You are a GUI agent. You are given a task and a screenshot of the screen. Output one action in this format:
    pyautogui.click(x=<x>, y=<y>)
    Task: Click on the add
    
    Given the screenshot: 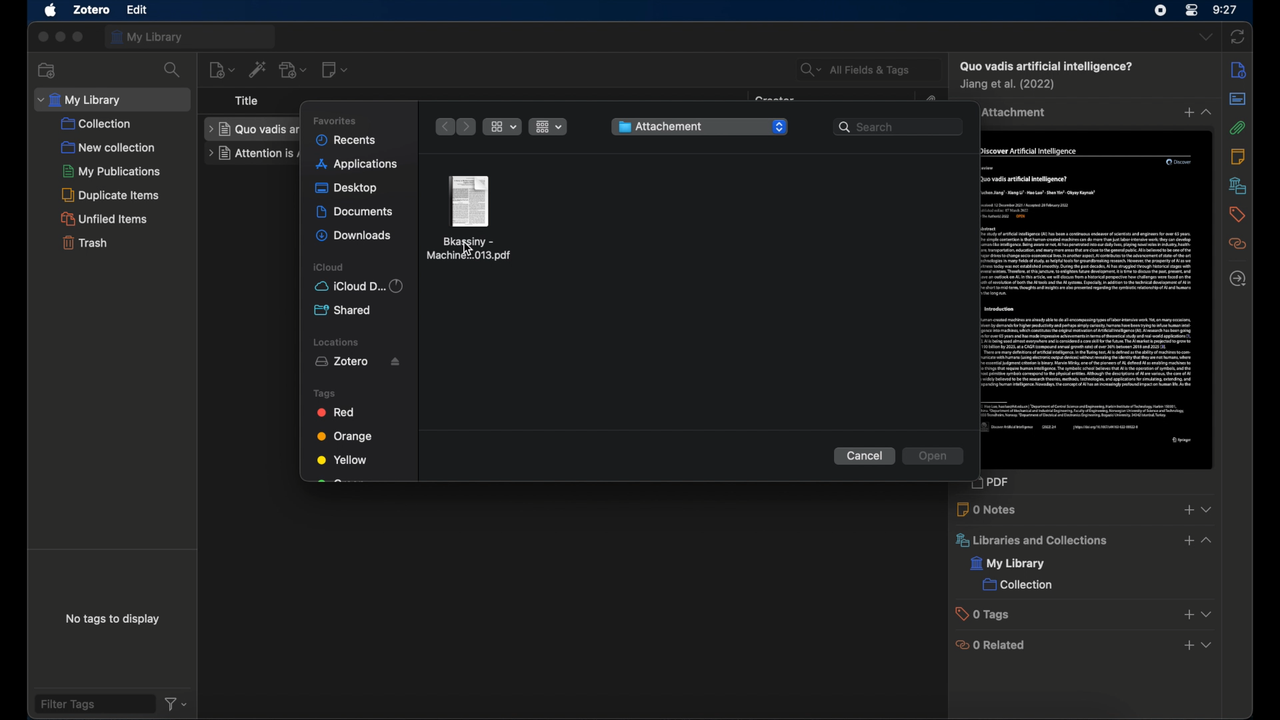 What is the action you would take?
    pyautogui.click(x=1188, y=646)
    